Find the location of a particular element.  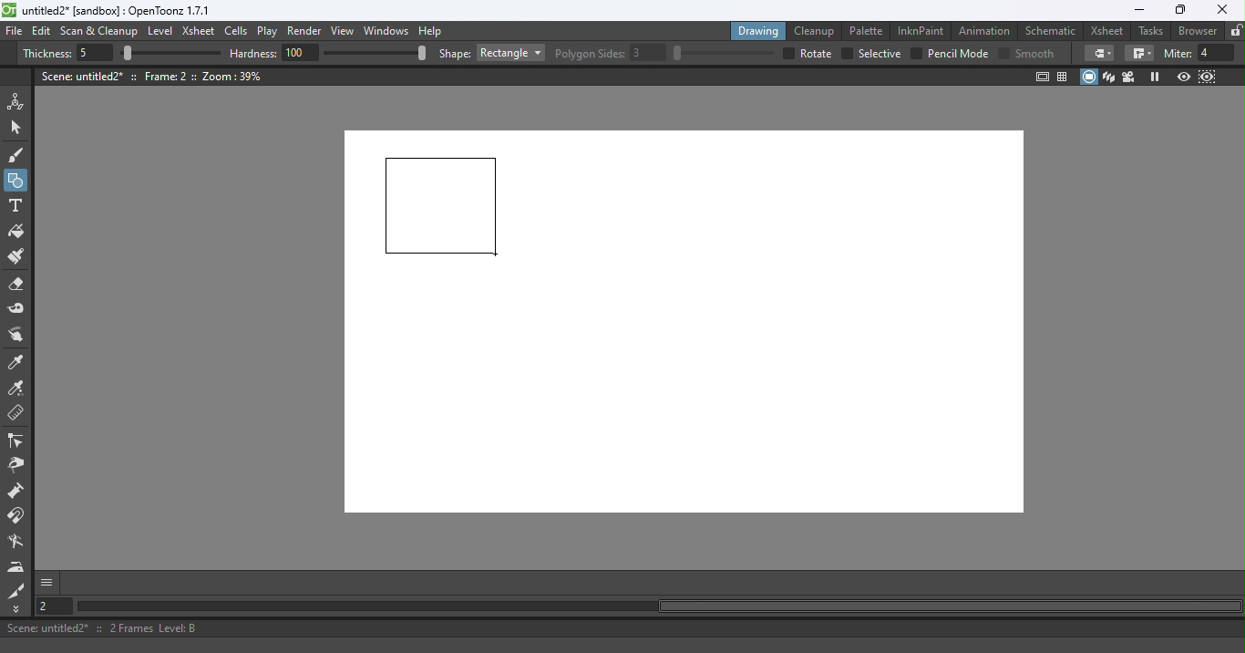

Style picker tool is located at coordinates (17, 363).